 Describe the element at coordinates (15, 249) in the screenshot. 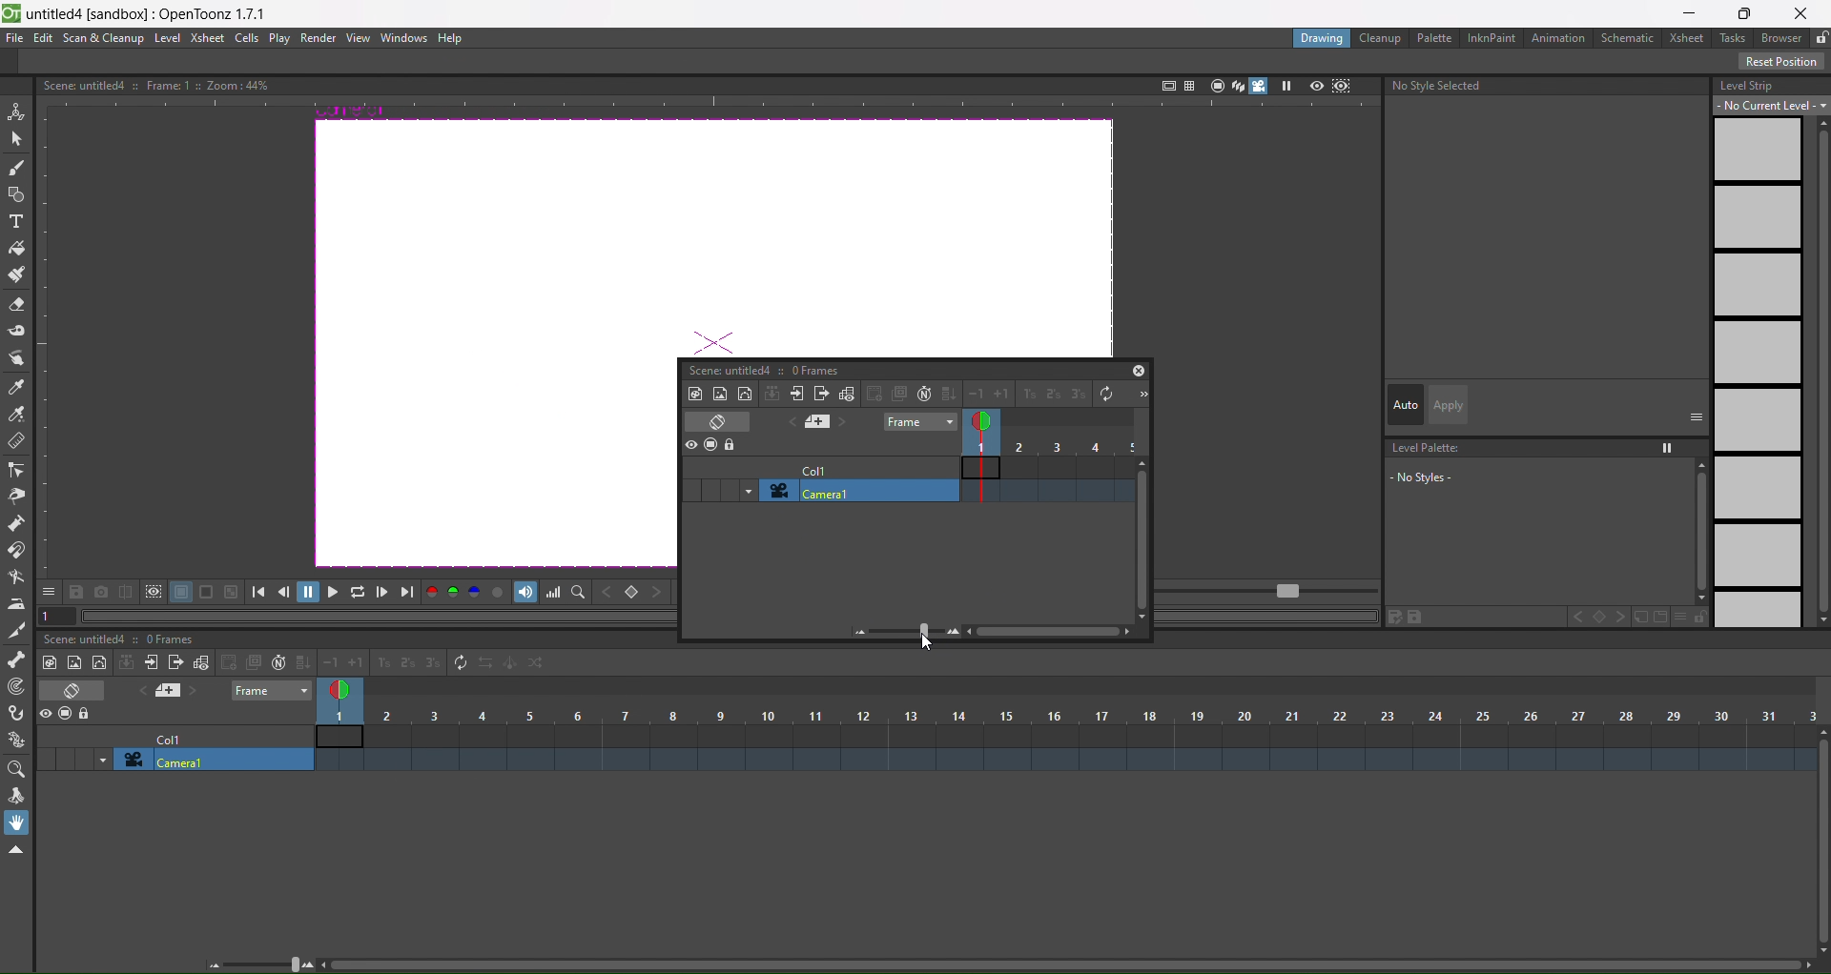

I see `fill tool` at that location.